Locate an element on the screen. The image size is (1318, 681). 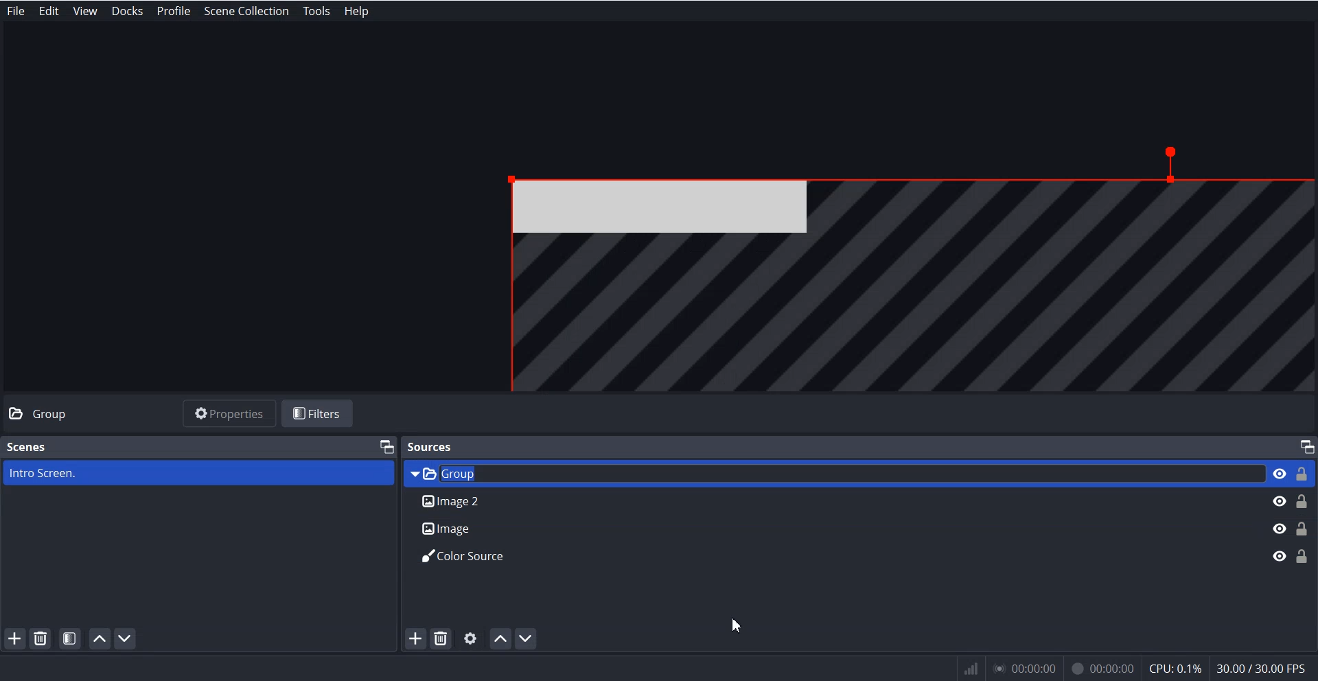
Group is located at coordinates (60, 414).